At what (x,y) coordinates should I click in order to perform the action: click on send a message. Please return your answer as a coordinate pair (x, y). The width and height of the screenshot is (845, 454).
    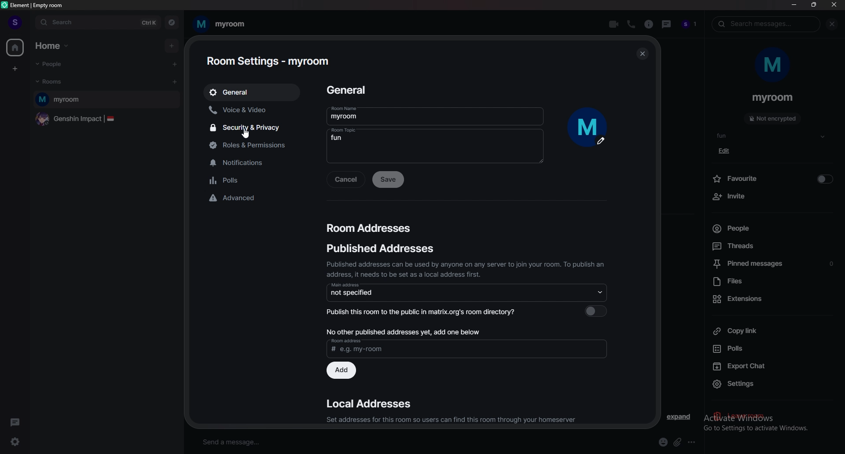
    Looking at the image, I should click on (271, 442).